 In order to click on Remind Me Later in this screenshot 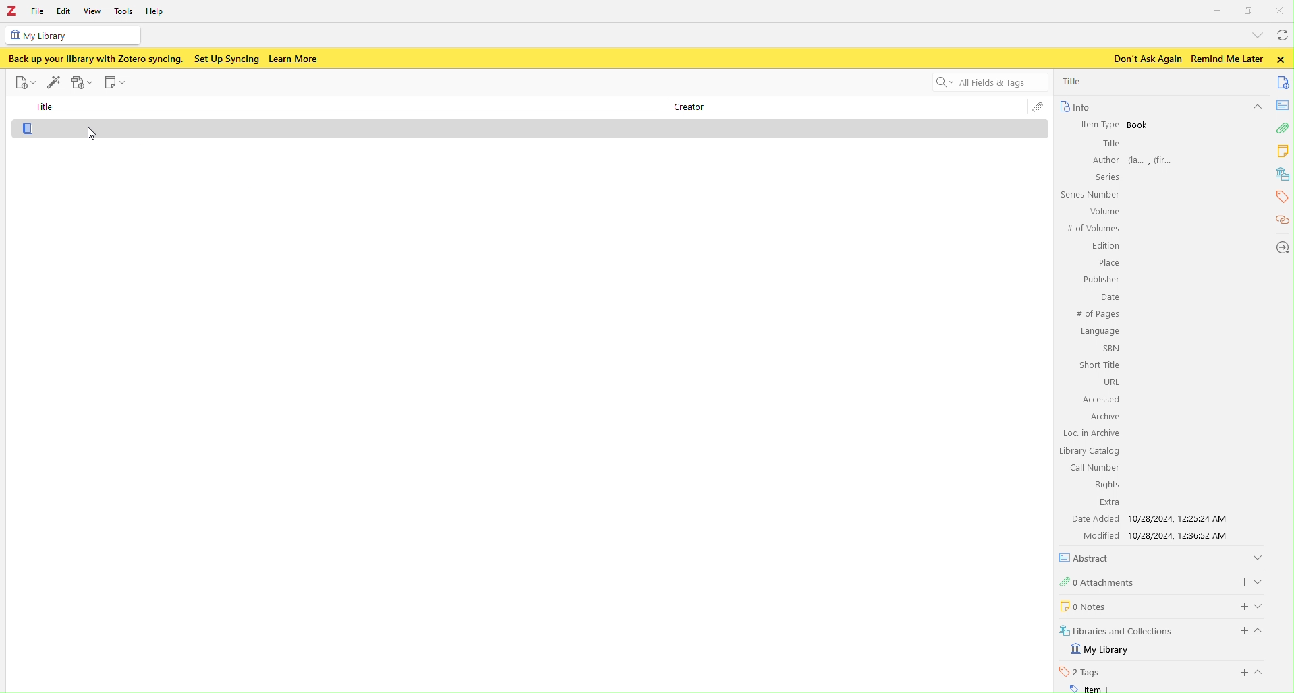, I will do `click(1227, 59)`.